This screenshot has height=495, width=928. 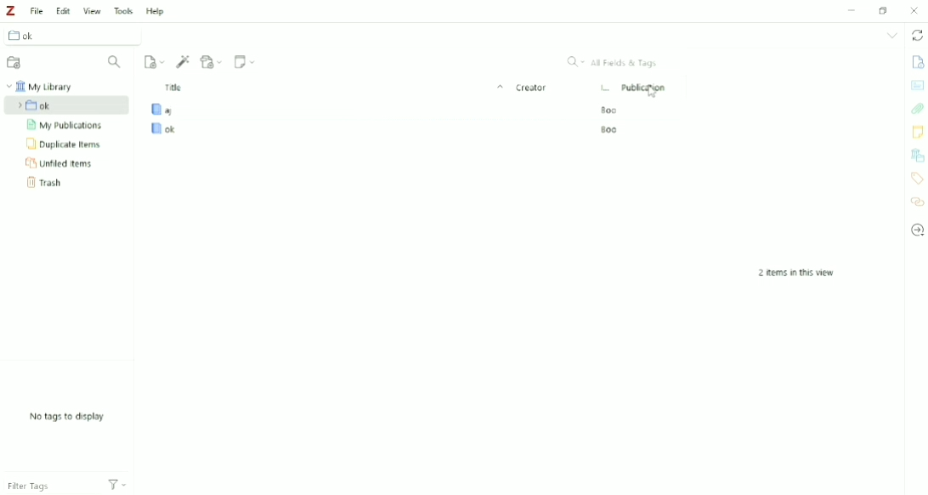 I want to click on List all tabs, so click(x=891, y=36).